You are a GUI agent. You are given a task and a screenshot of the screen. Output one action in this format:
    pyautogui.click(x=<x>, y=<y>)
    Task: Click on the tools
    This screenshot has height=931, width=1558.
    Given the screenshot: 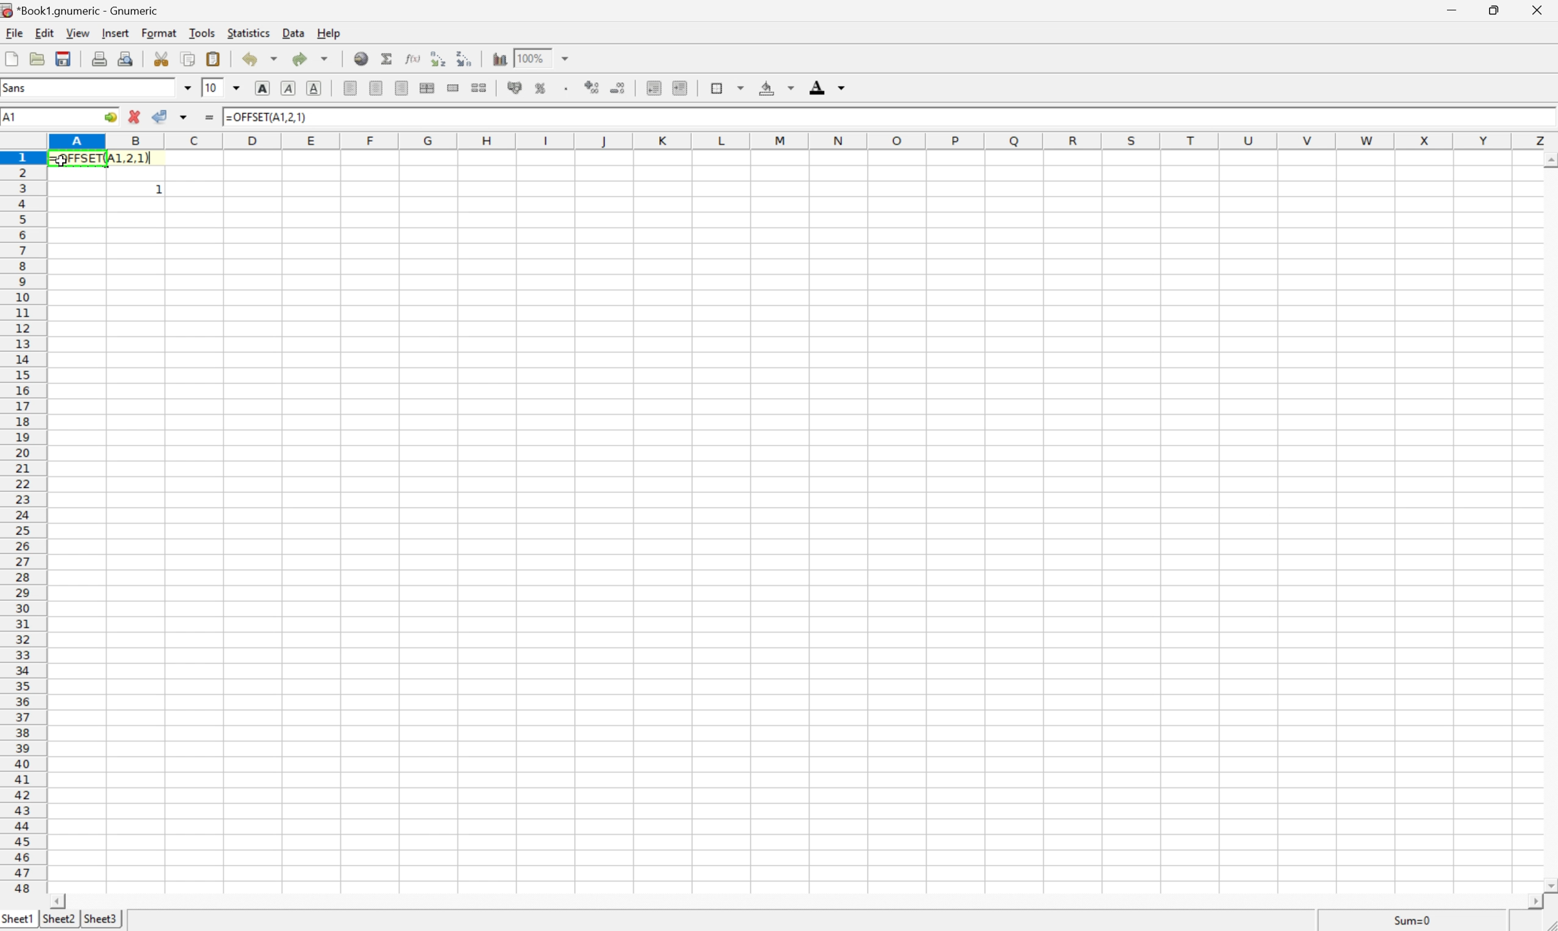 What is the action you would take?
    pyautogui.click(x=202, y=33)
    